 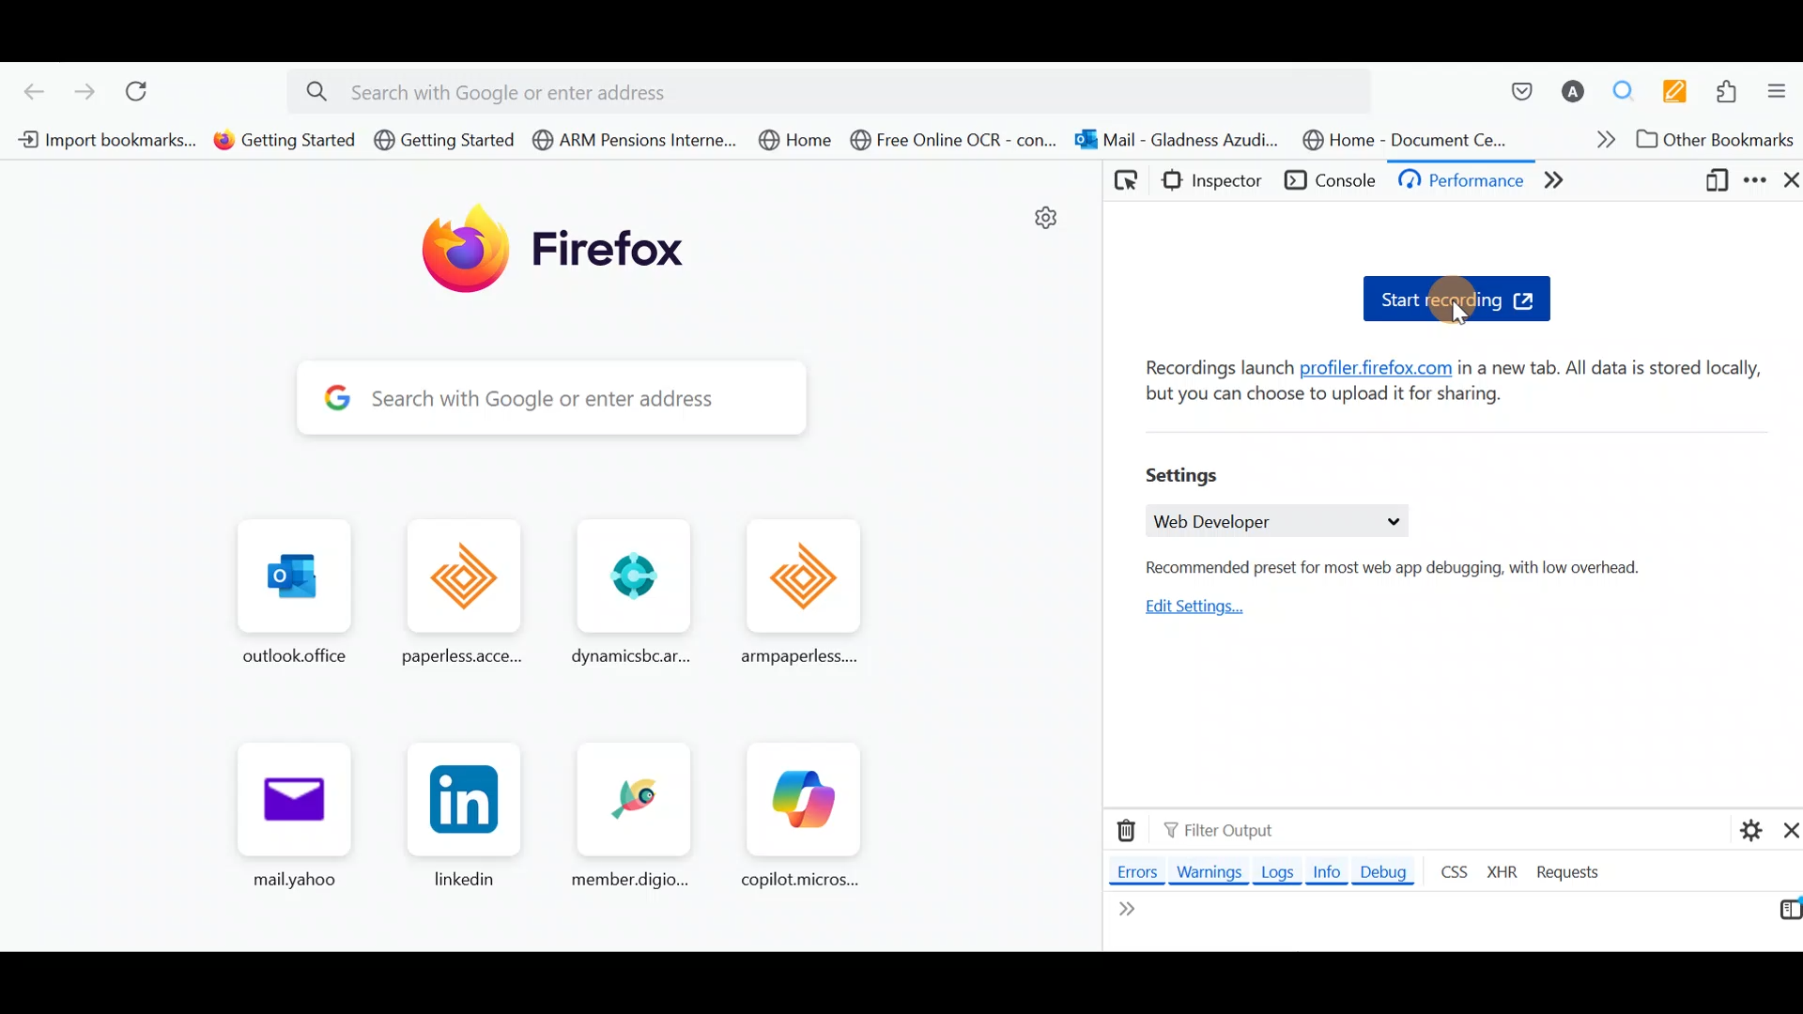 I want to click on Start recording, so click(x=1457, y=339).